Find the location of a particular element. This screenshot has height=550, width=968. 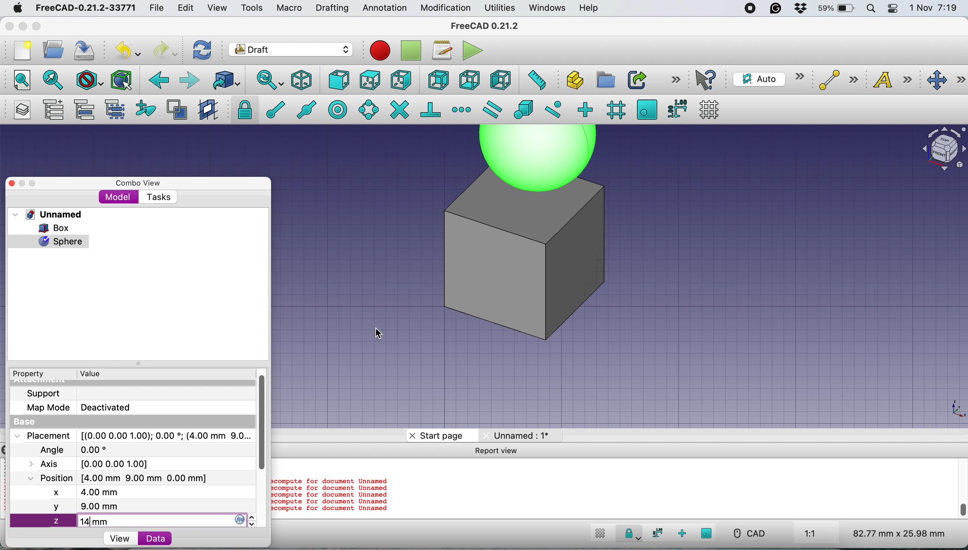

snap extension is located at coordinates (462, 110).